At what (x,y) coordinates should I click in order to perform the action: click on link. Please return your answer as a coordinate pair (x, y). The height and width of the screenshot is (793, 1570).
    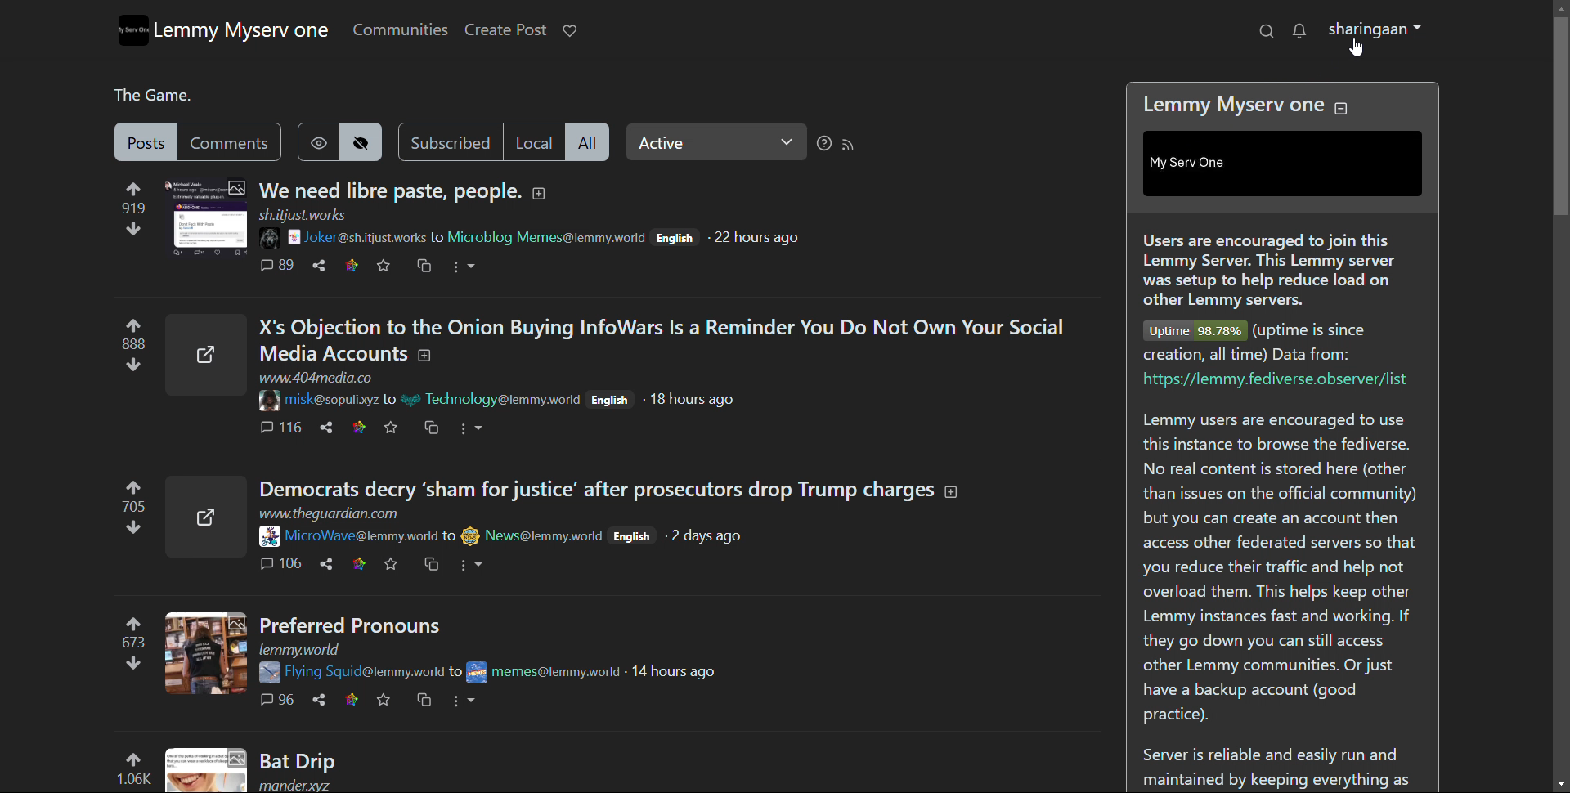
    Looking at the image, I should click on (362, 563).